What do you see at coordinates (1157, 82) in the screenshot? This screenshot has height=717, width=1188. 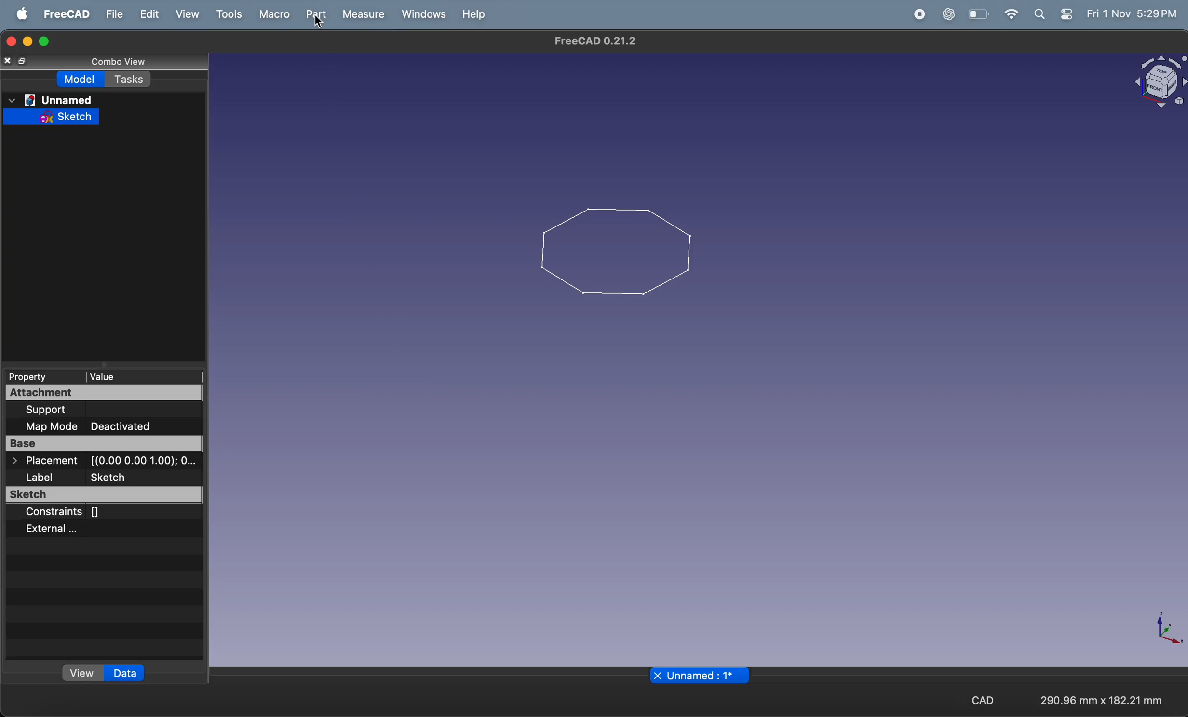 I see `vlock view` at bounding box center [1157, 82].